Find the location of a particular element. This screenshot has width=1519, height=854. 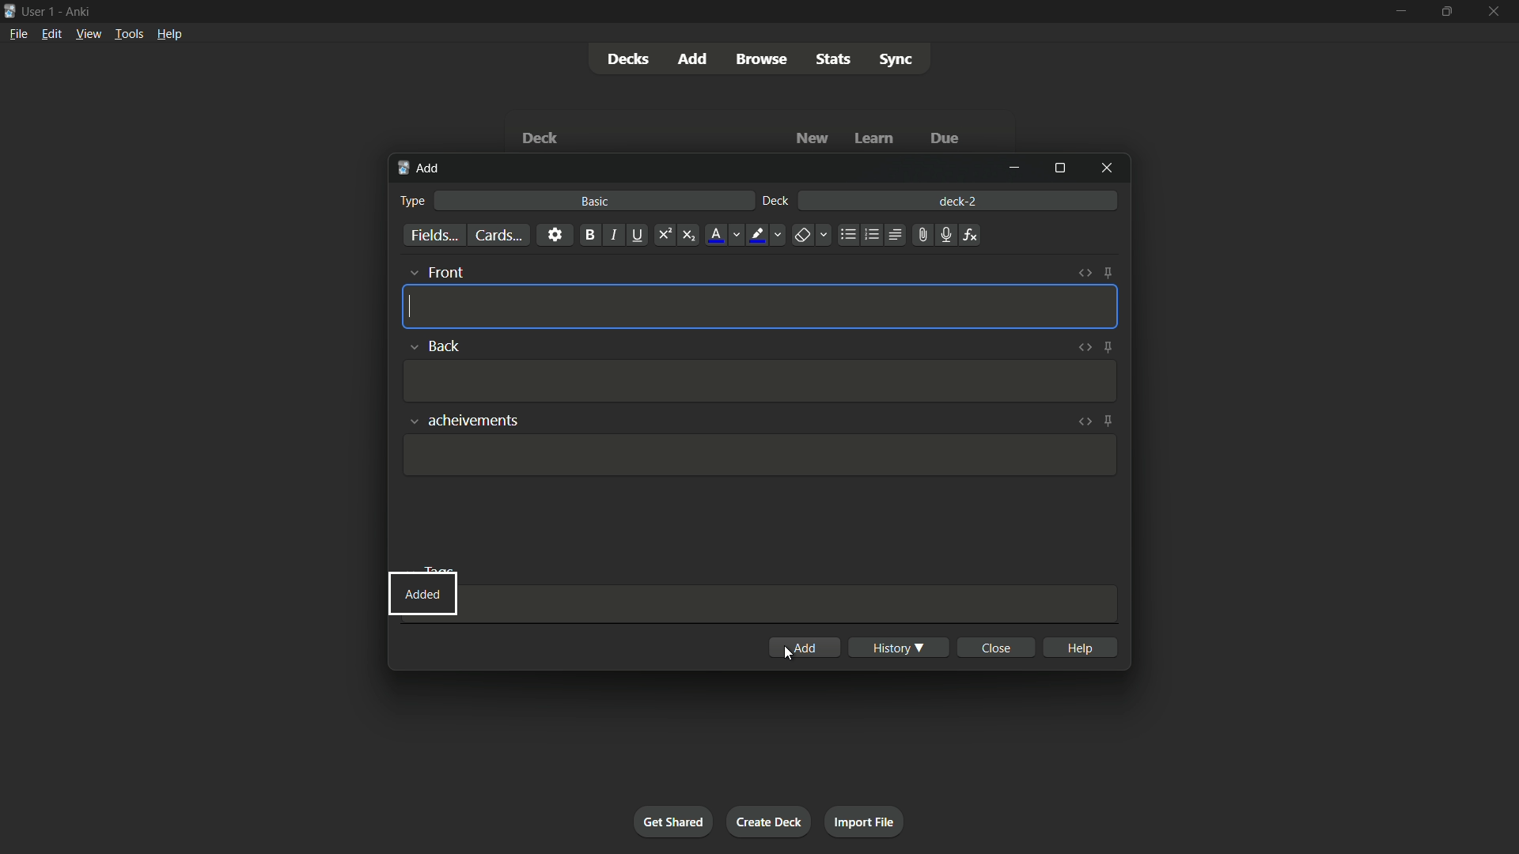

toggle sticky is located at coordinates (1108, 274).